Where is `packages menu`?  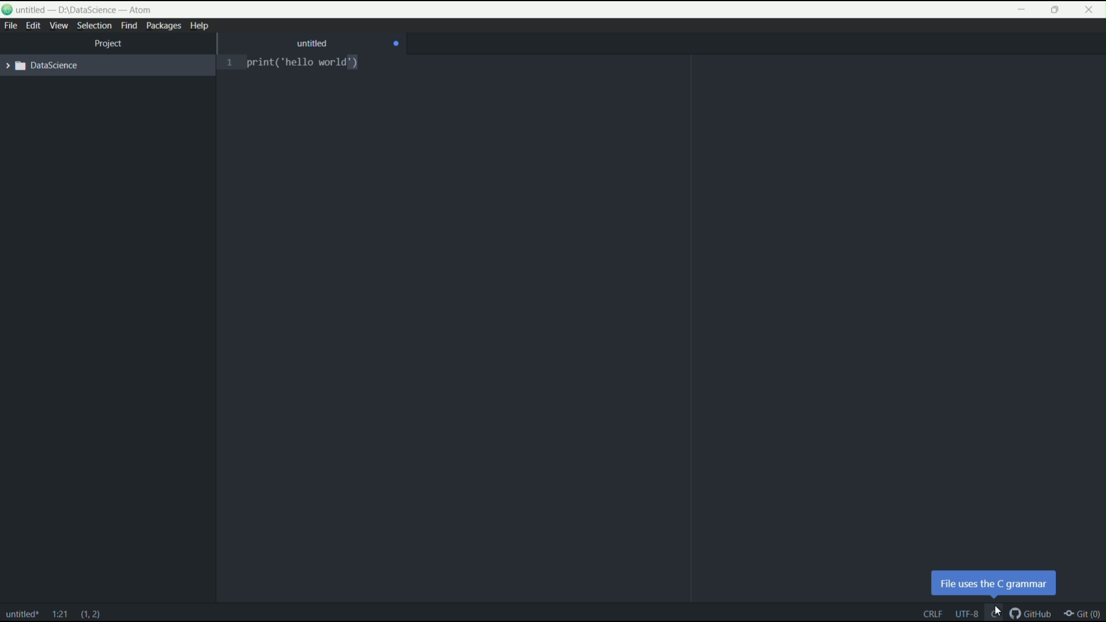 packages menu is located at coordinates (163, 25).